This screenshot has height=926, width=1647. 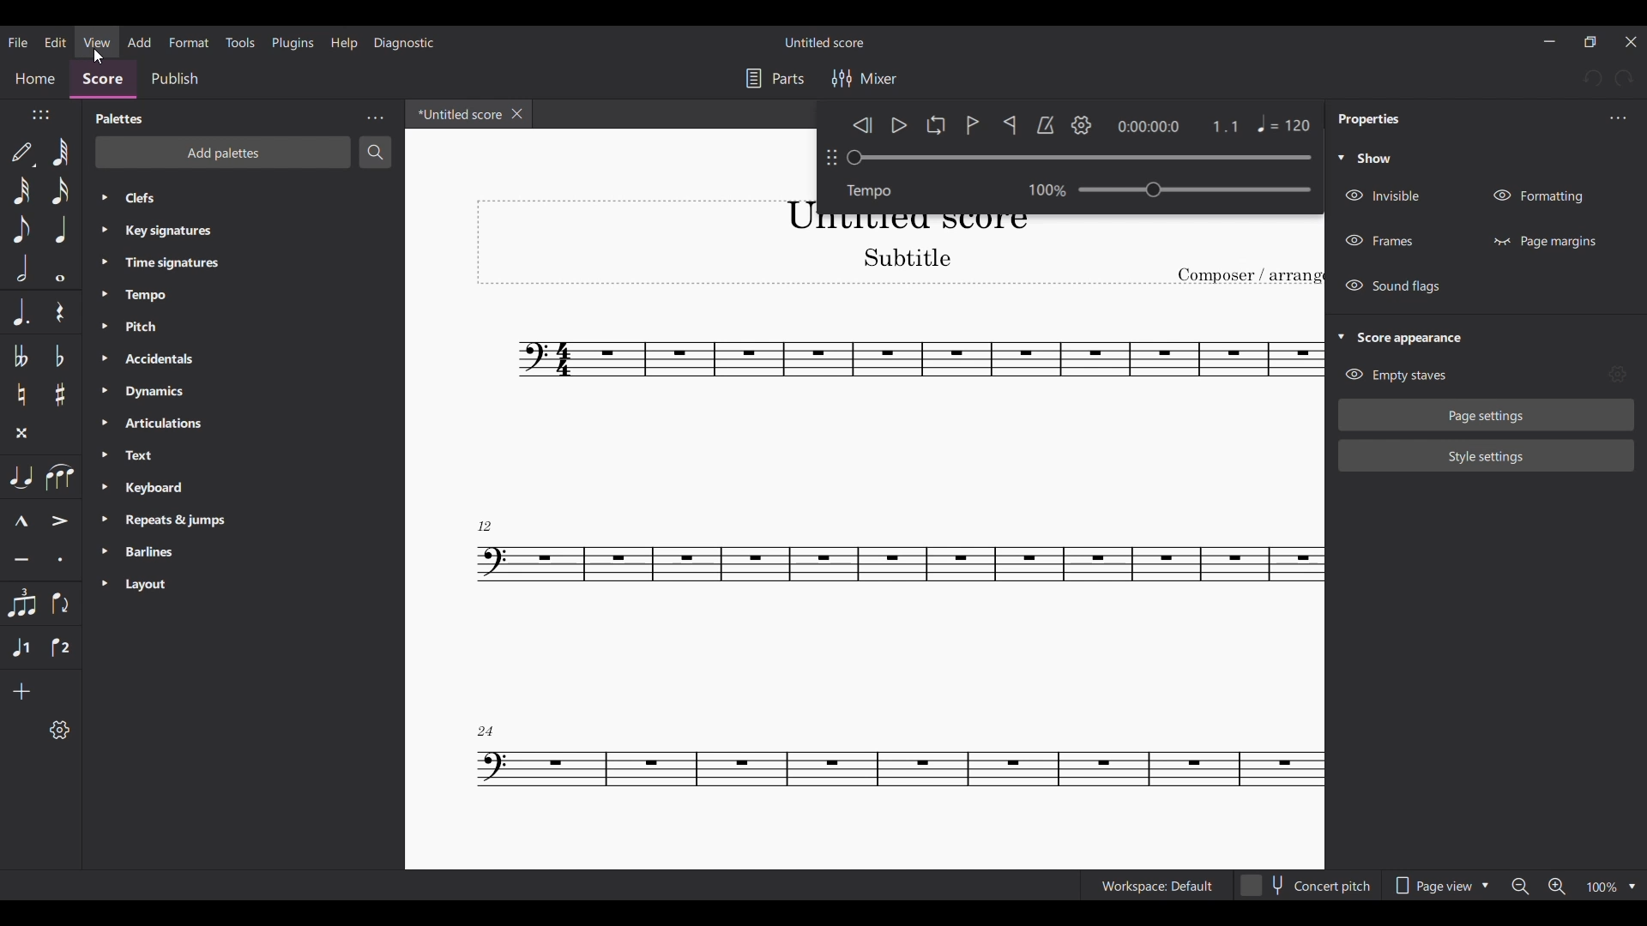 I want to click on Dynamics, so click(x=224, y=391).